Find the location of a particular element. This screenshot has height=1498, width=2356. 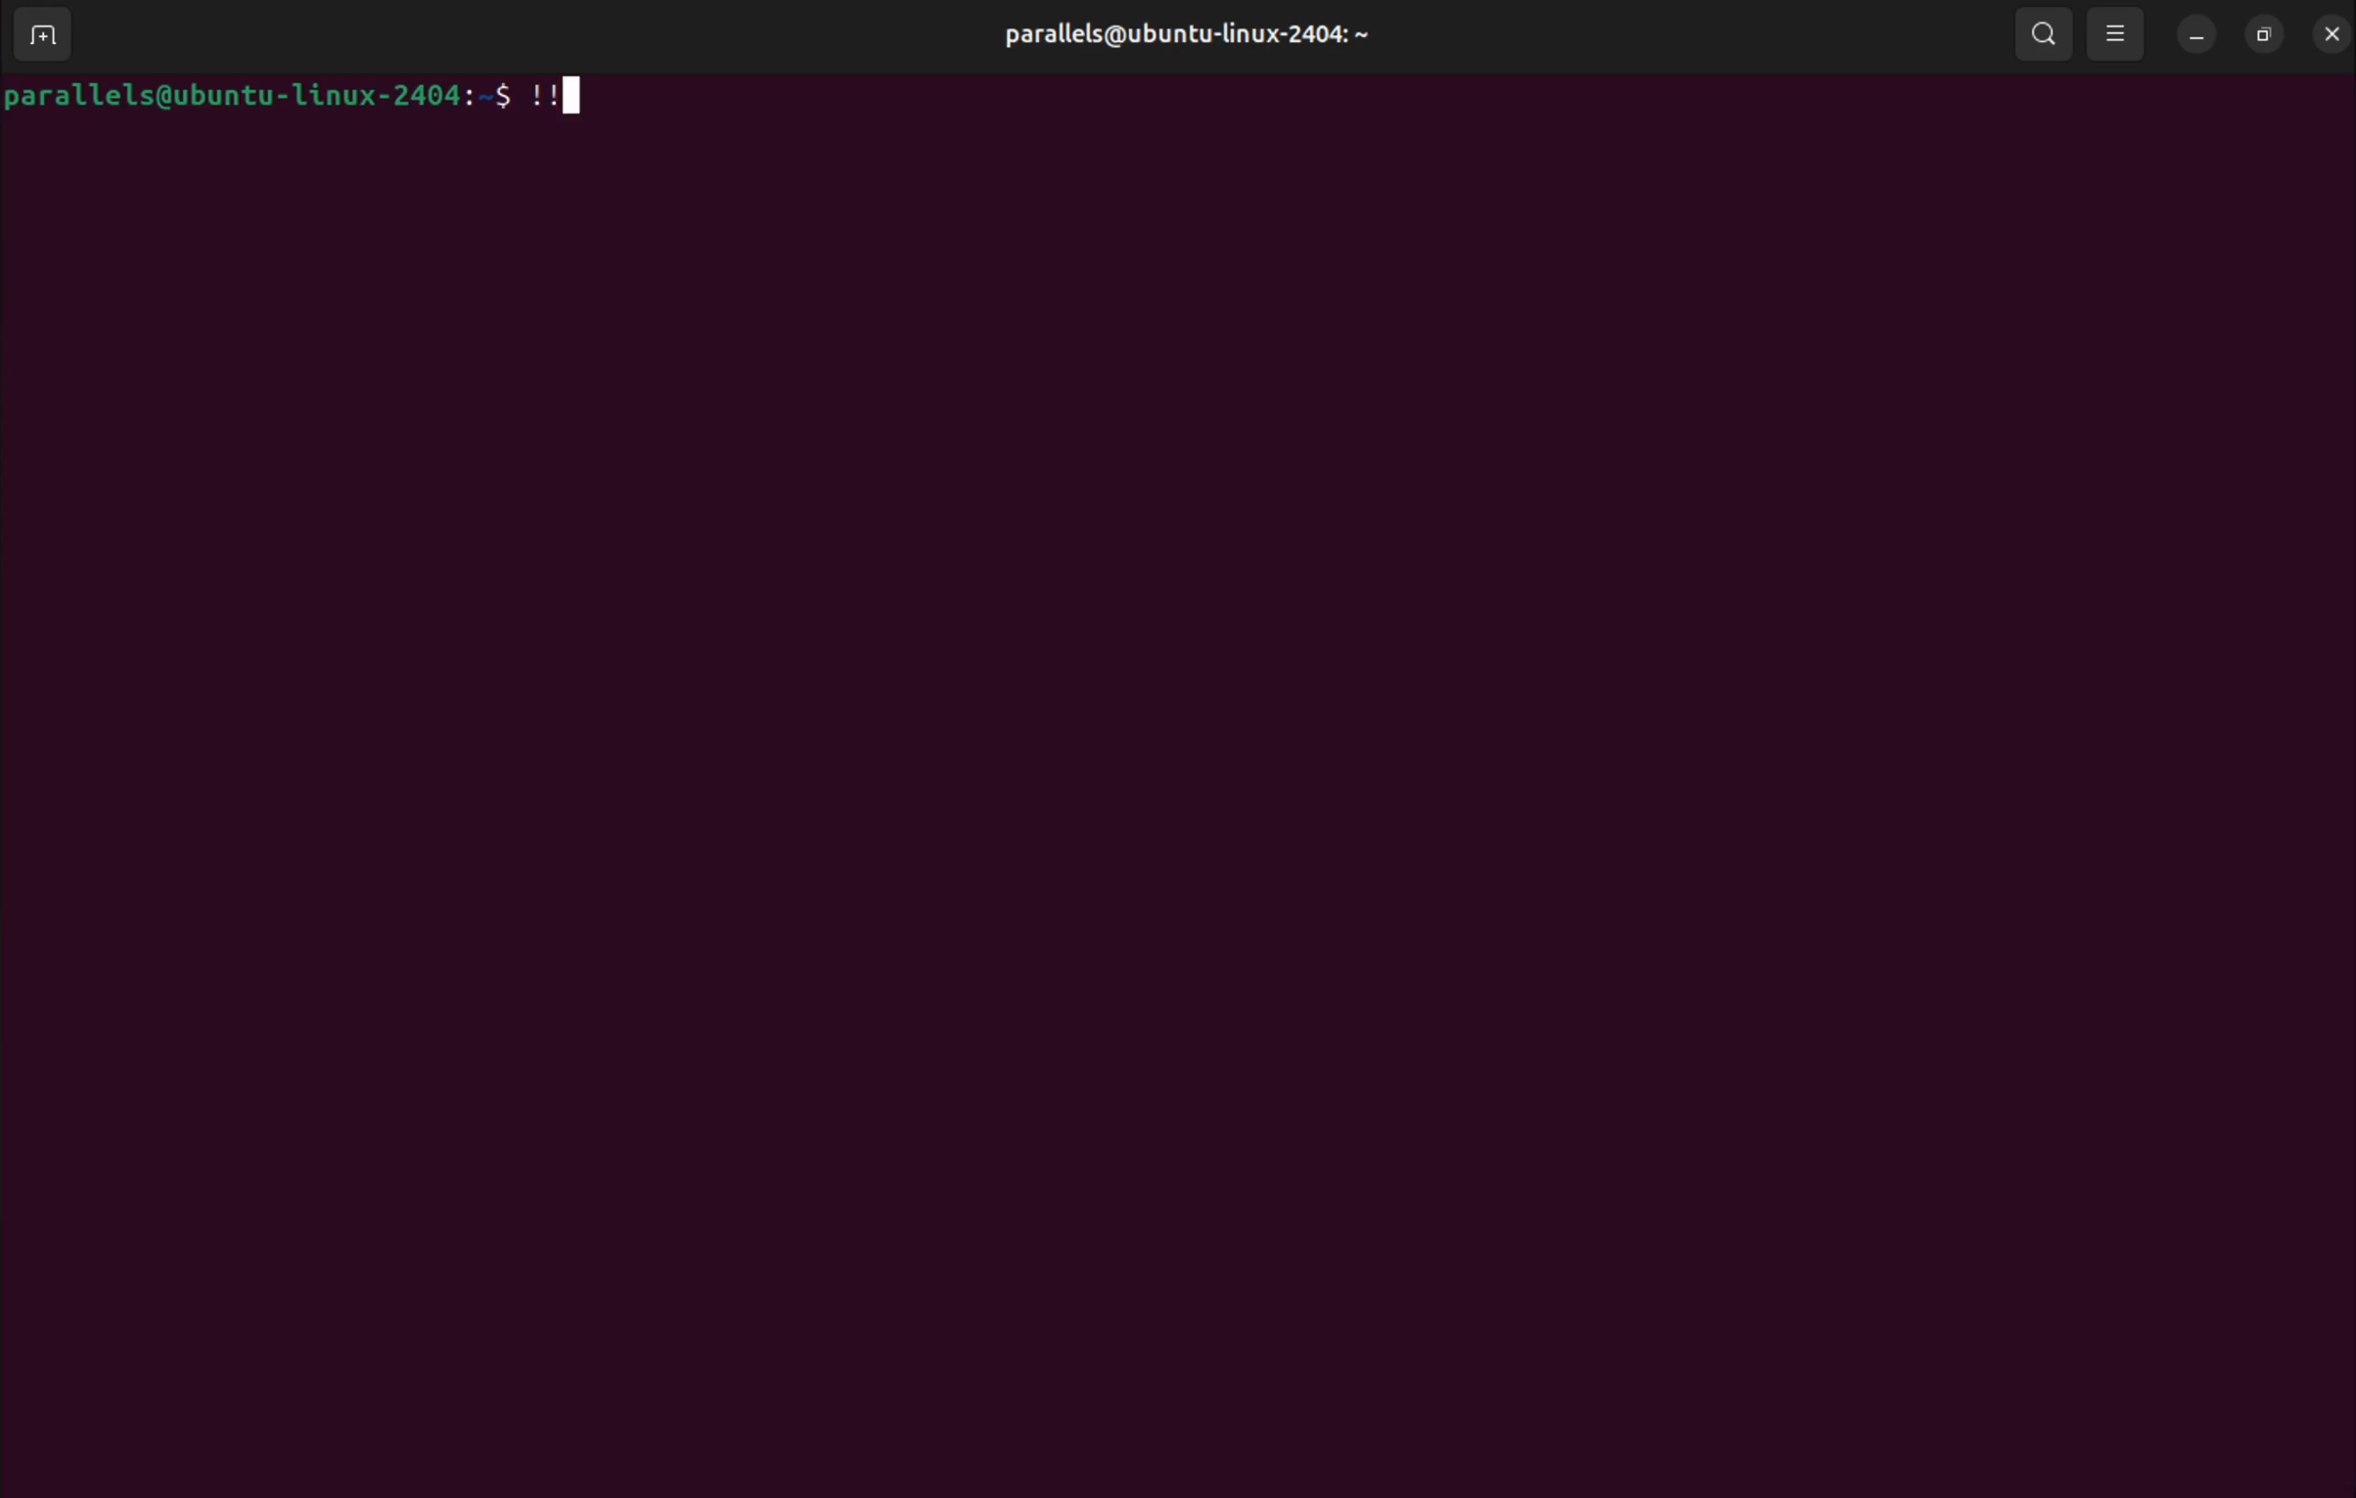

add terminal is located at coordinates (52, 37).